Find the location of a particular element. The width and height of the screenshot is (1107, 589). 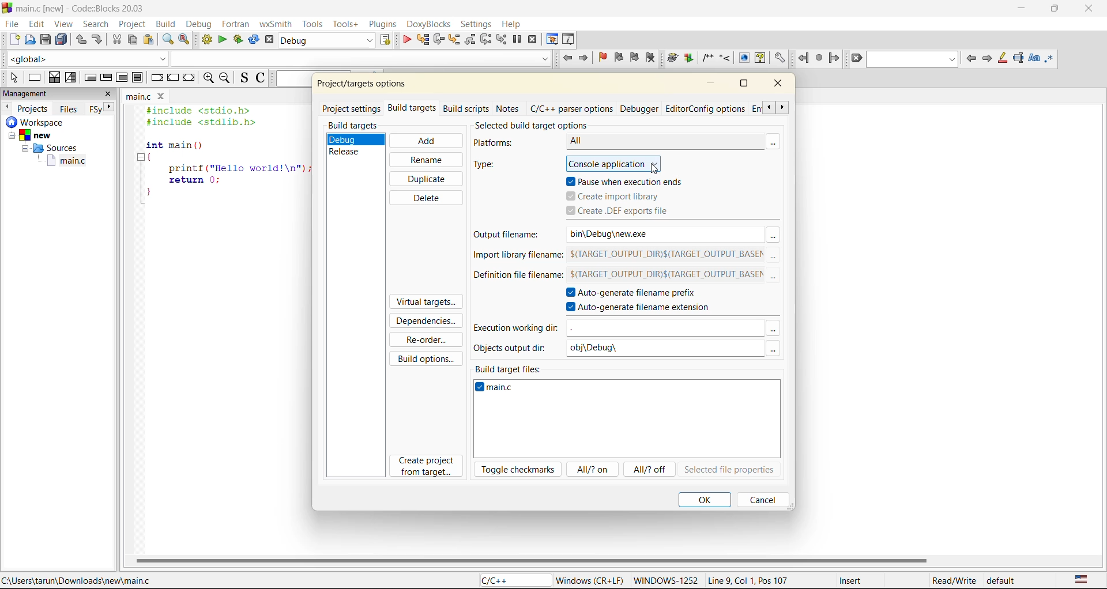

build options is located at coordinates (429, 360).